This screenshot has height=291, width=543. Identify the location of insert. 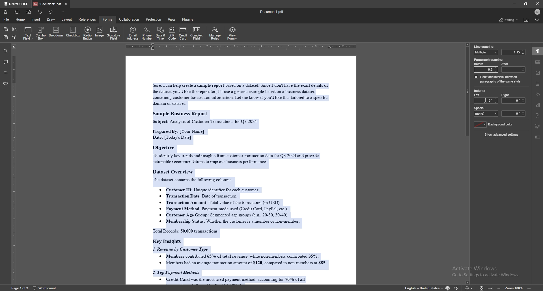
(36, 19).